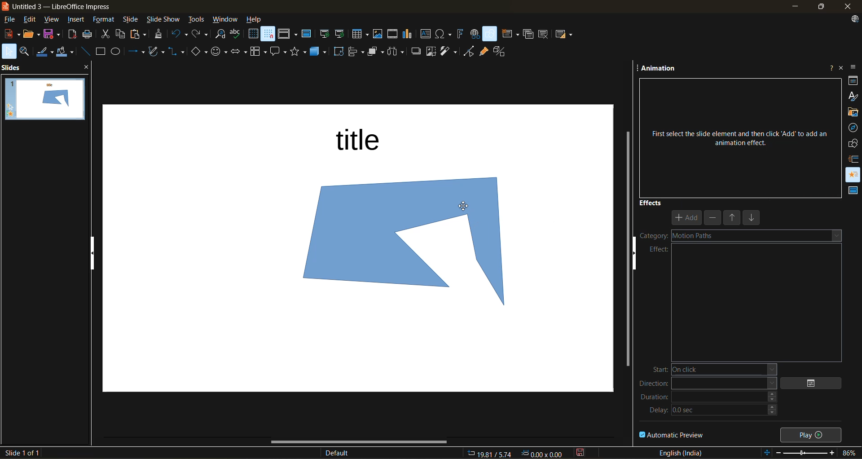  What do you see at coordinates (459, 35) in the screenshot?
I see `insert fontwork text` at bounding box center [459, 35].